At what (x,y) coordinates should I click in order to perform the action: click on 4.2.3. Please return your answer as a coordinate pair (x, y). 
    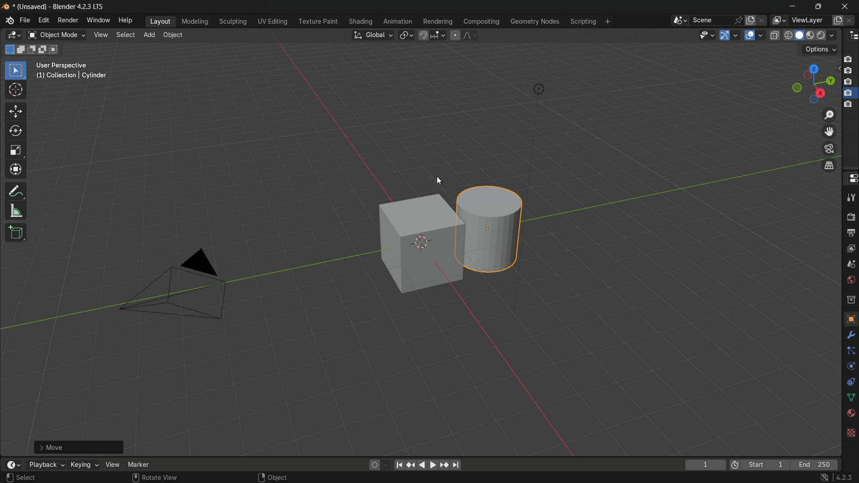
    Looking at the image, I should click on (834, 477).